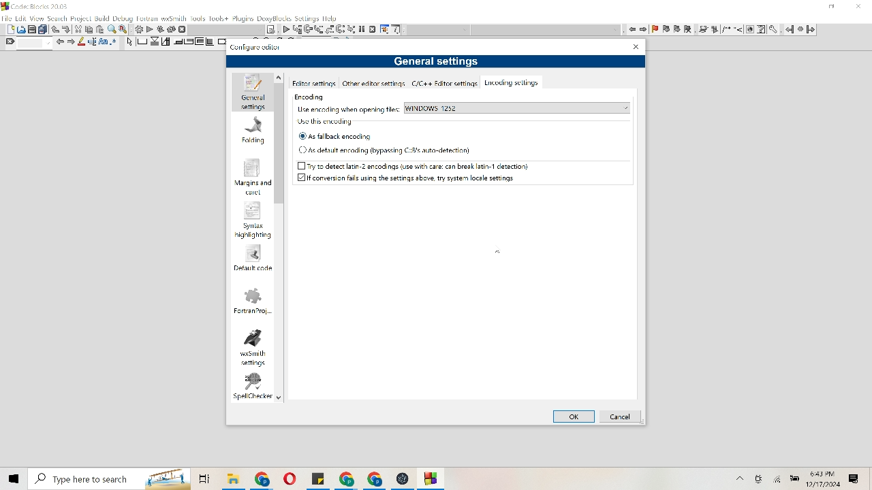  I want to click on File, so click(233, 478).